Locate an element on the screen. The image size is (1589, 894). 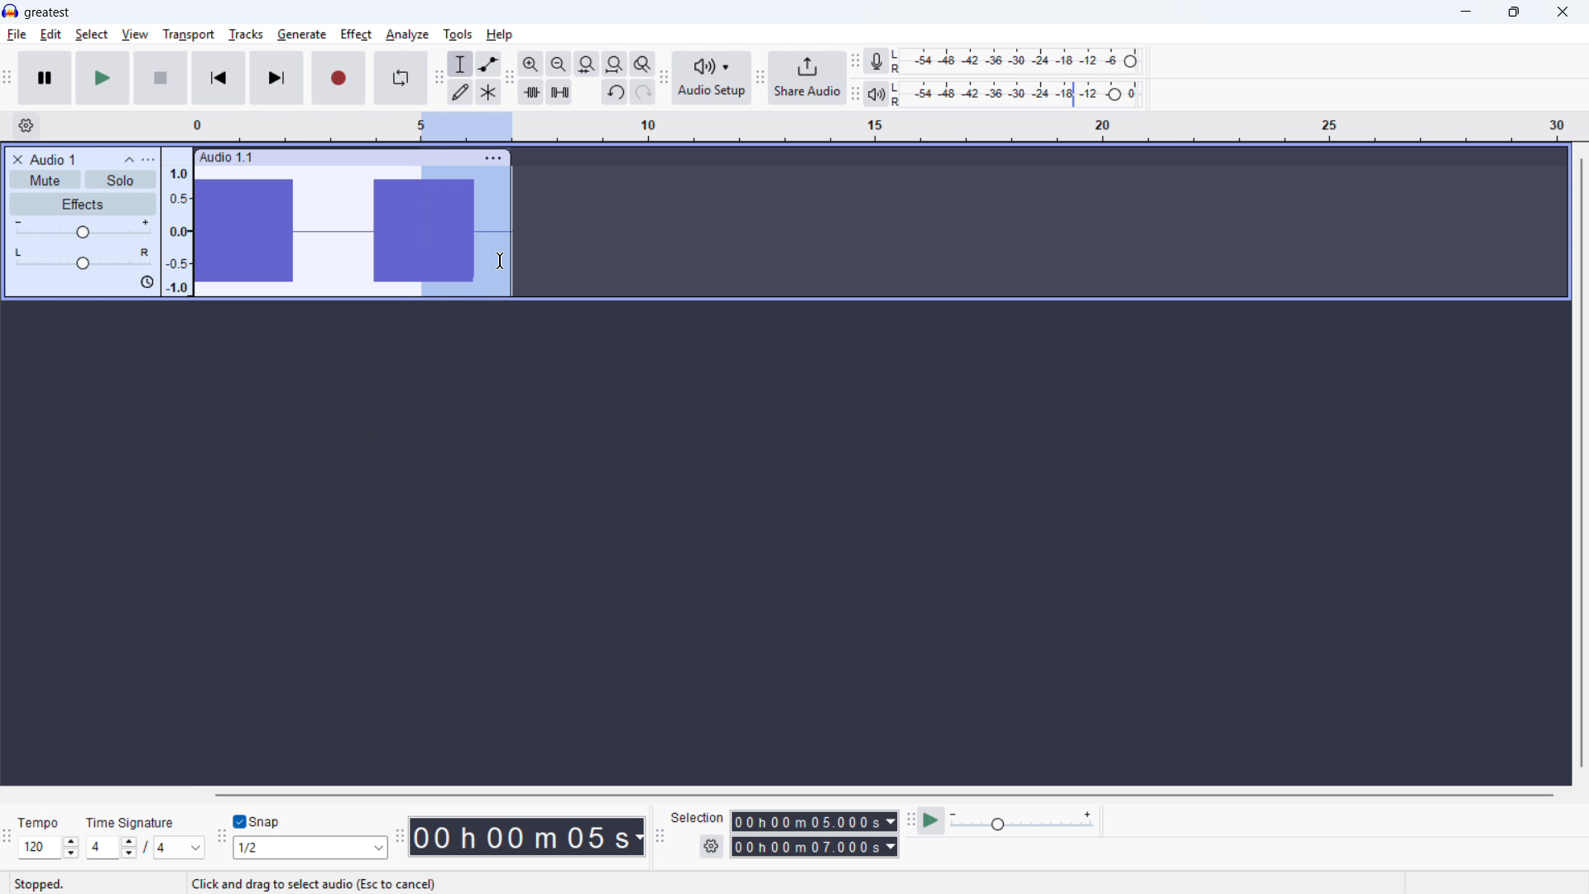
view is located at coordinates (136, 36).